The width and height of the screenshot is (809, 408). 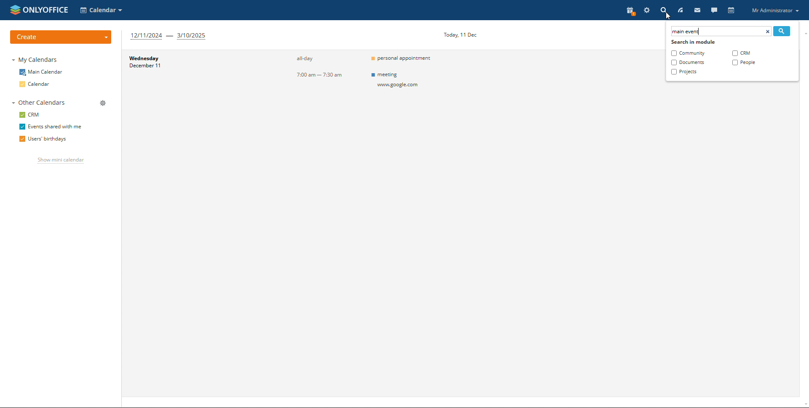 I want to click on manage, so click(x=102, y=103).